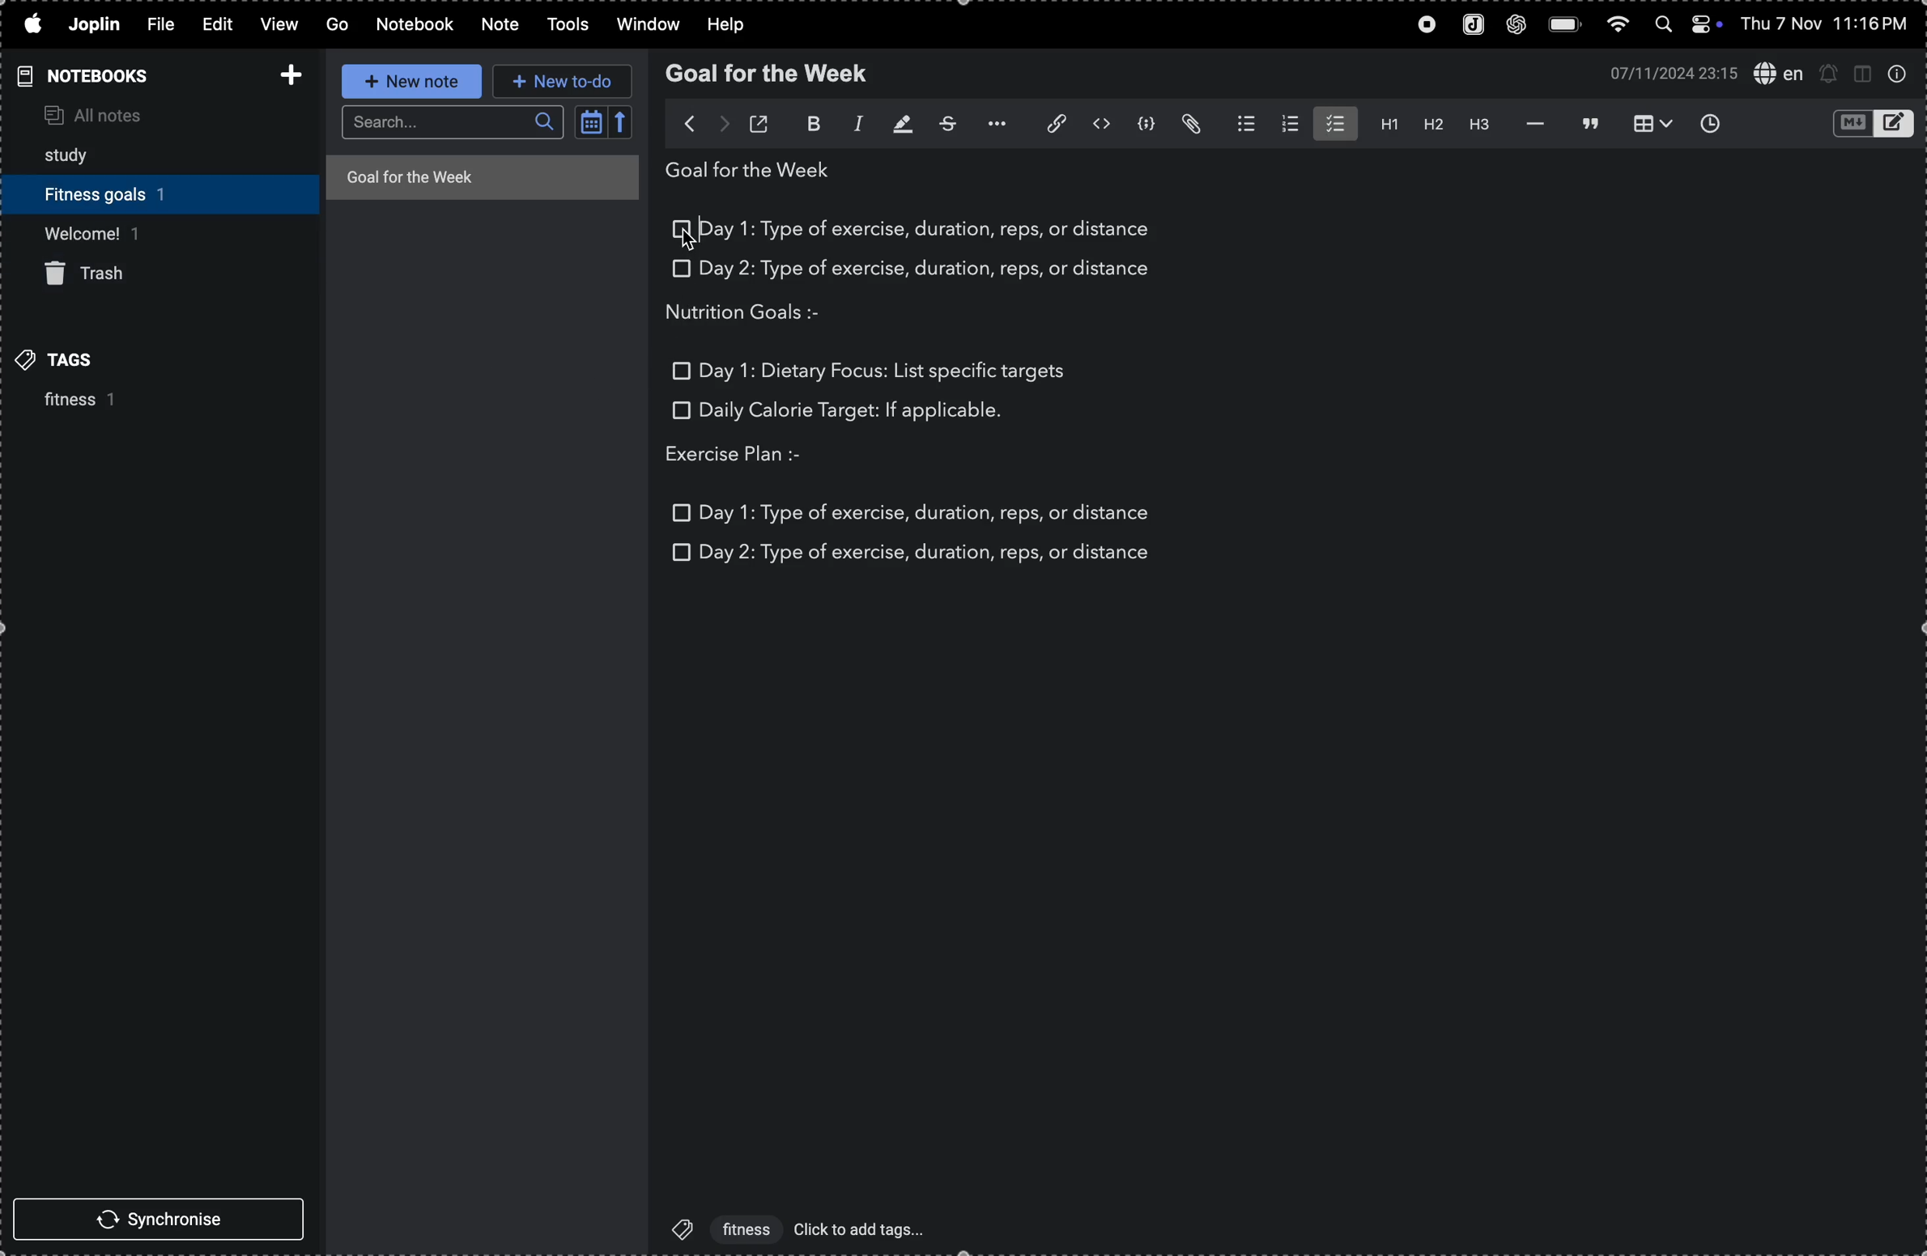  Describe the element at coordinates (280, 24) in the screenshot. I see `view` at that location.